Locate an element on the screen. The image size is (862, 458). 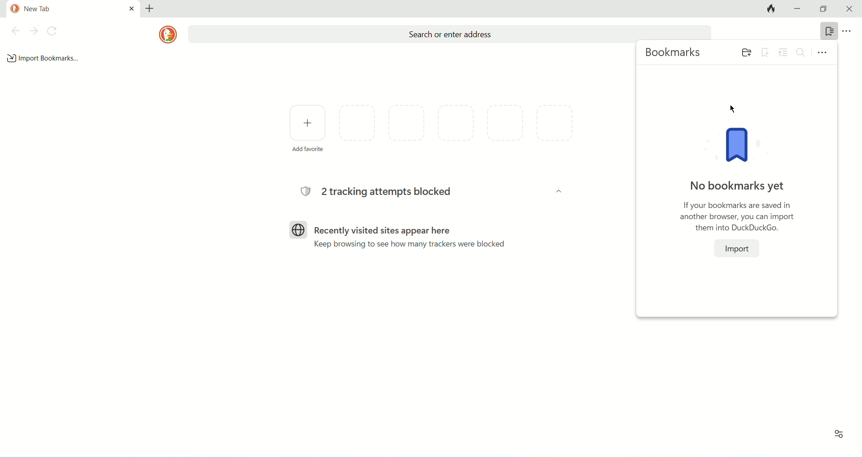
bookmarks is located at coordinates (674, 54).